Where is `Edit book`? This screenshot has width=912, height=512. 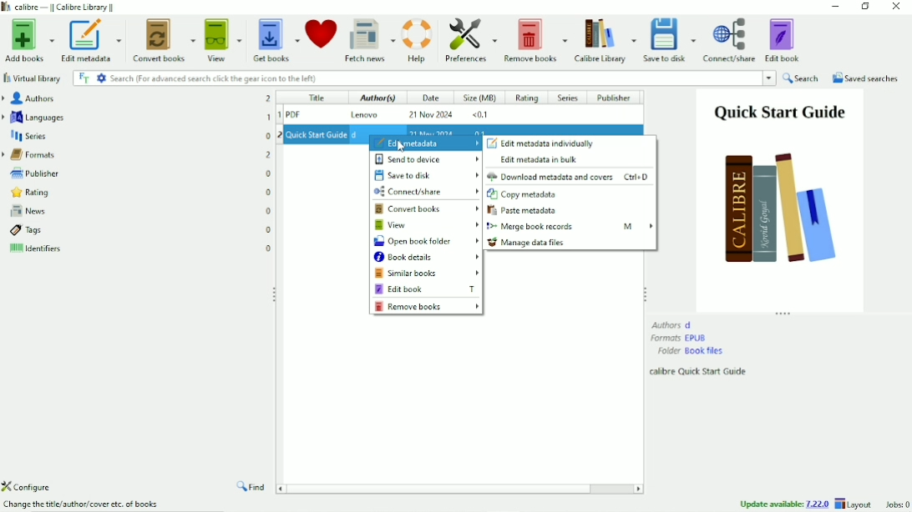 Edit book is located at coordinates (426, 289).